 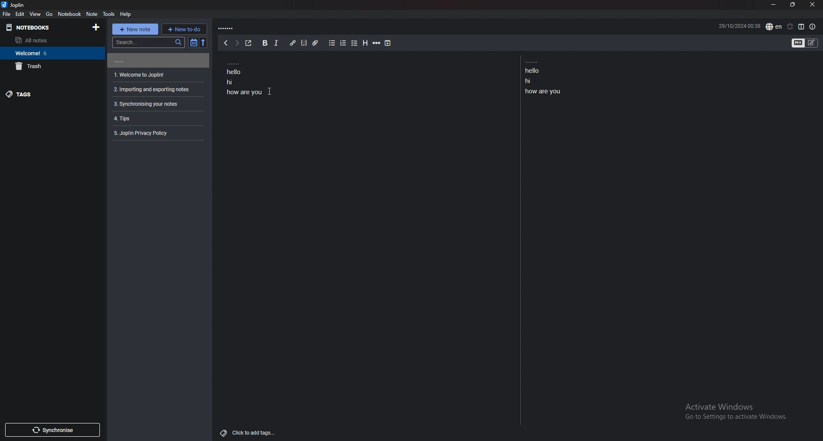 I want to click on code, so click(x=304, y=43).